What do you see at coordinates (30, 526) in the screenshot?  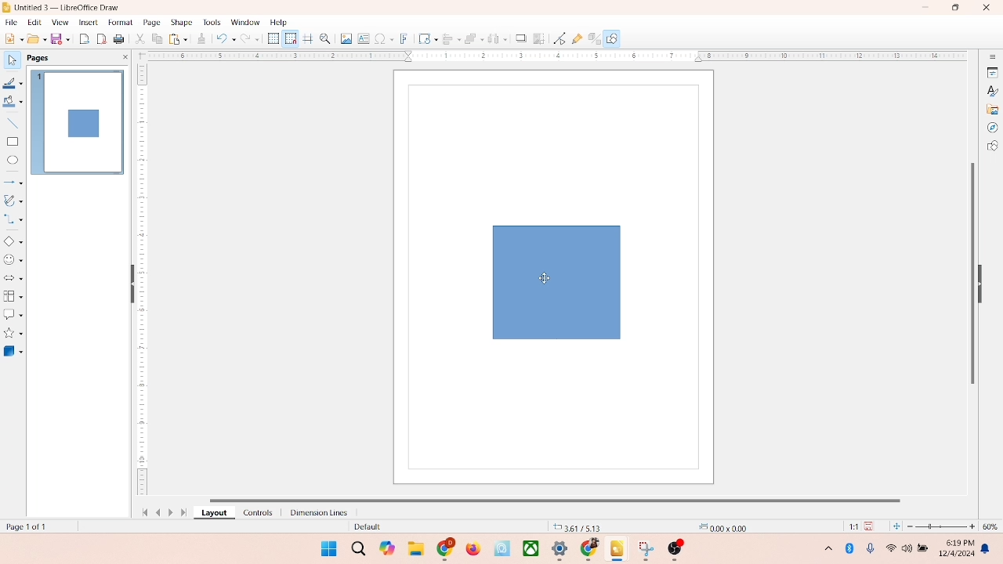 I see `page number` at bounding box center [30, 526].